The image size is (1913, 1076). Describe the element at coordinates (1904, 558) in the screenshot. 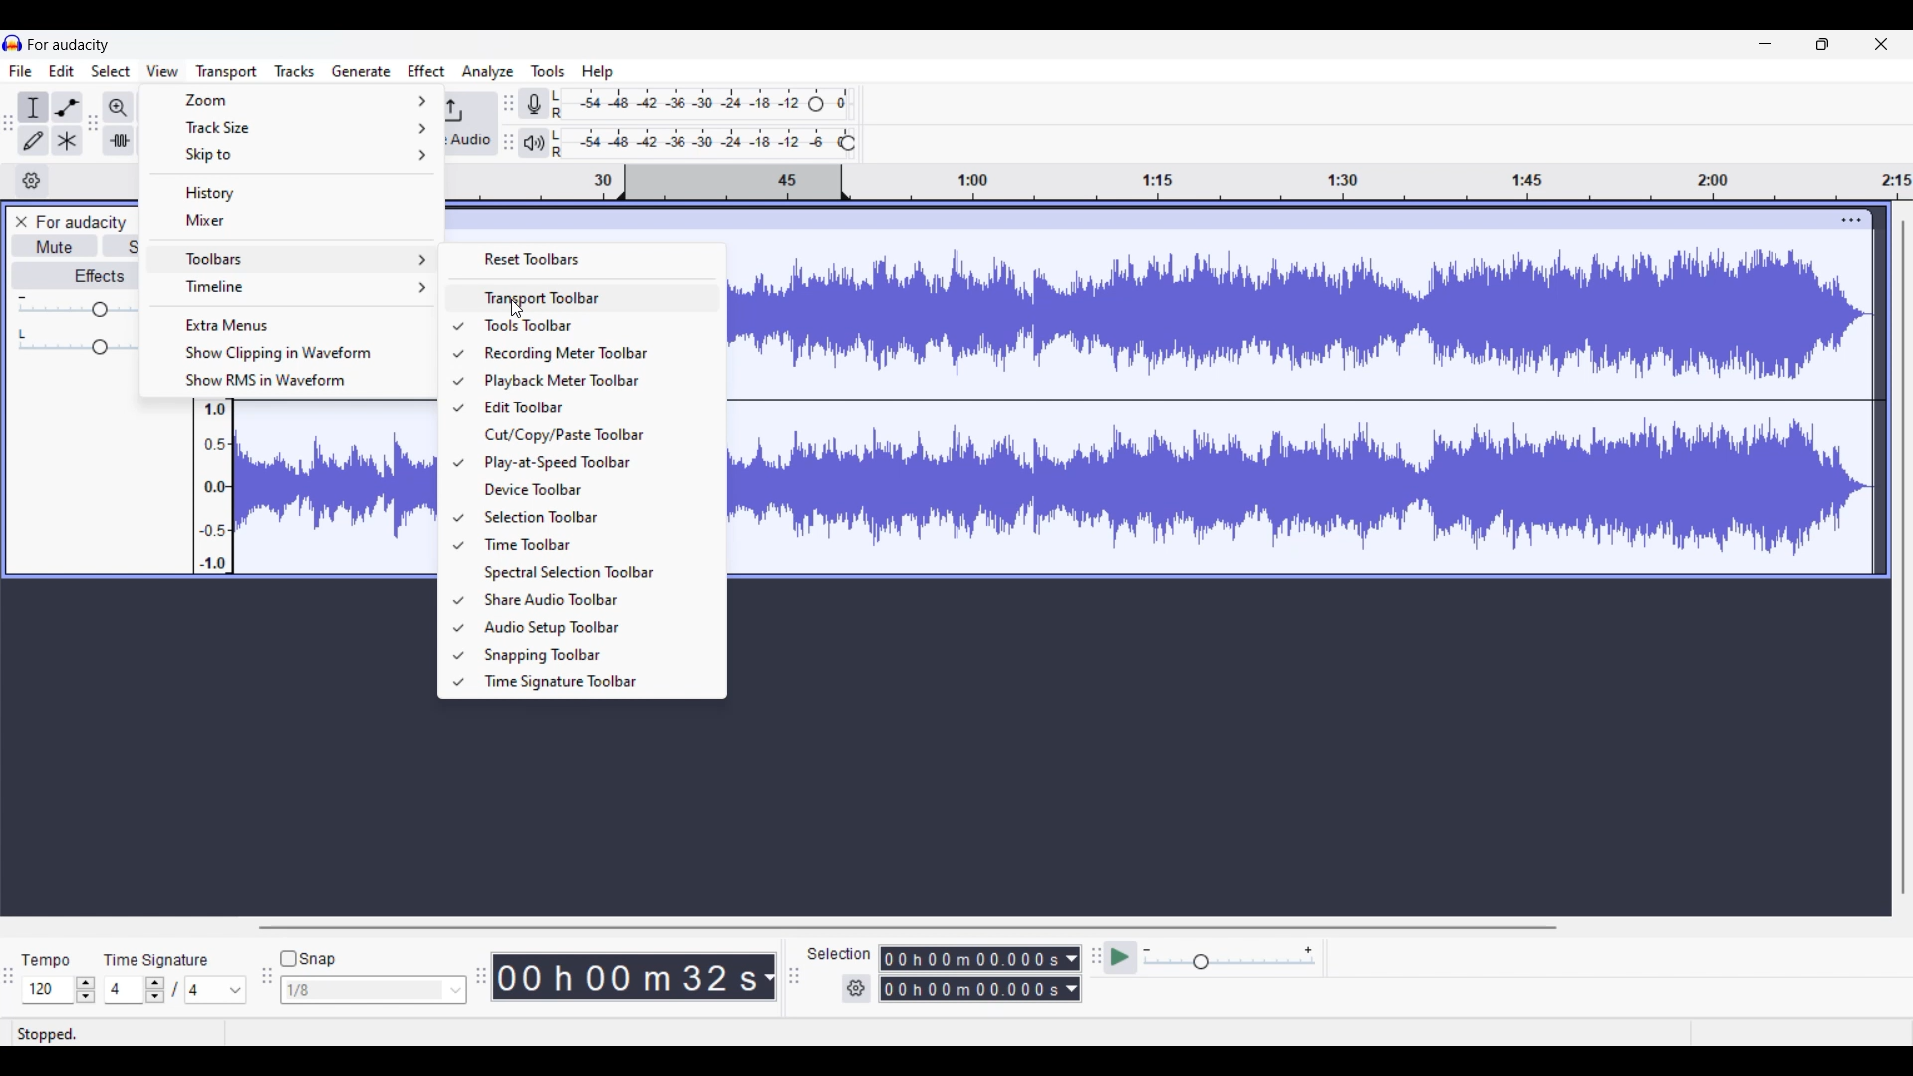

I see `Vertical slide bar` at that location.